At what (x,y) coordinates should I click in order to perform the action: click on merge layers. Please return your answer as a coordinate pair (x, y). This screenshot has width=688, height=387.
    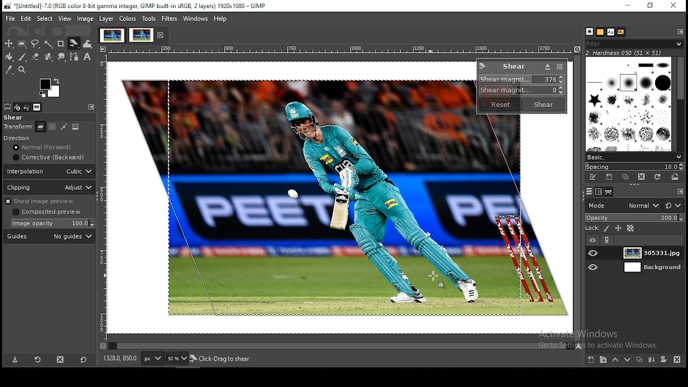
    Looking at the image, I should click on (651, 360).